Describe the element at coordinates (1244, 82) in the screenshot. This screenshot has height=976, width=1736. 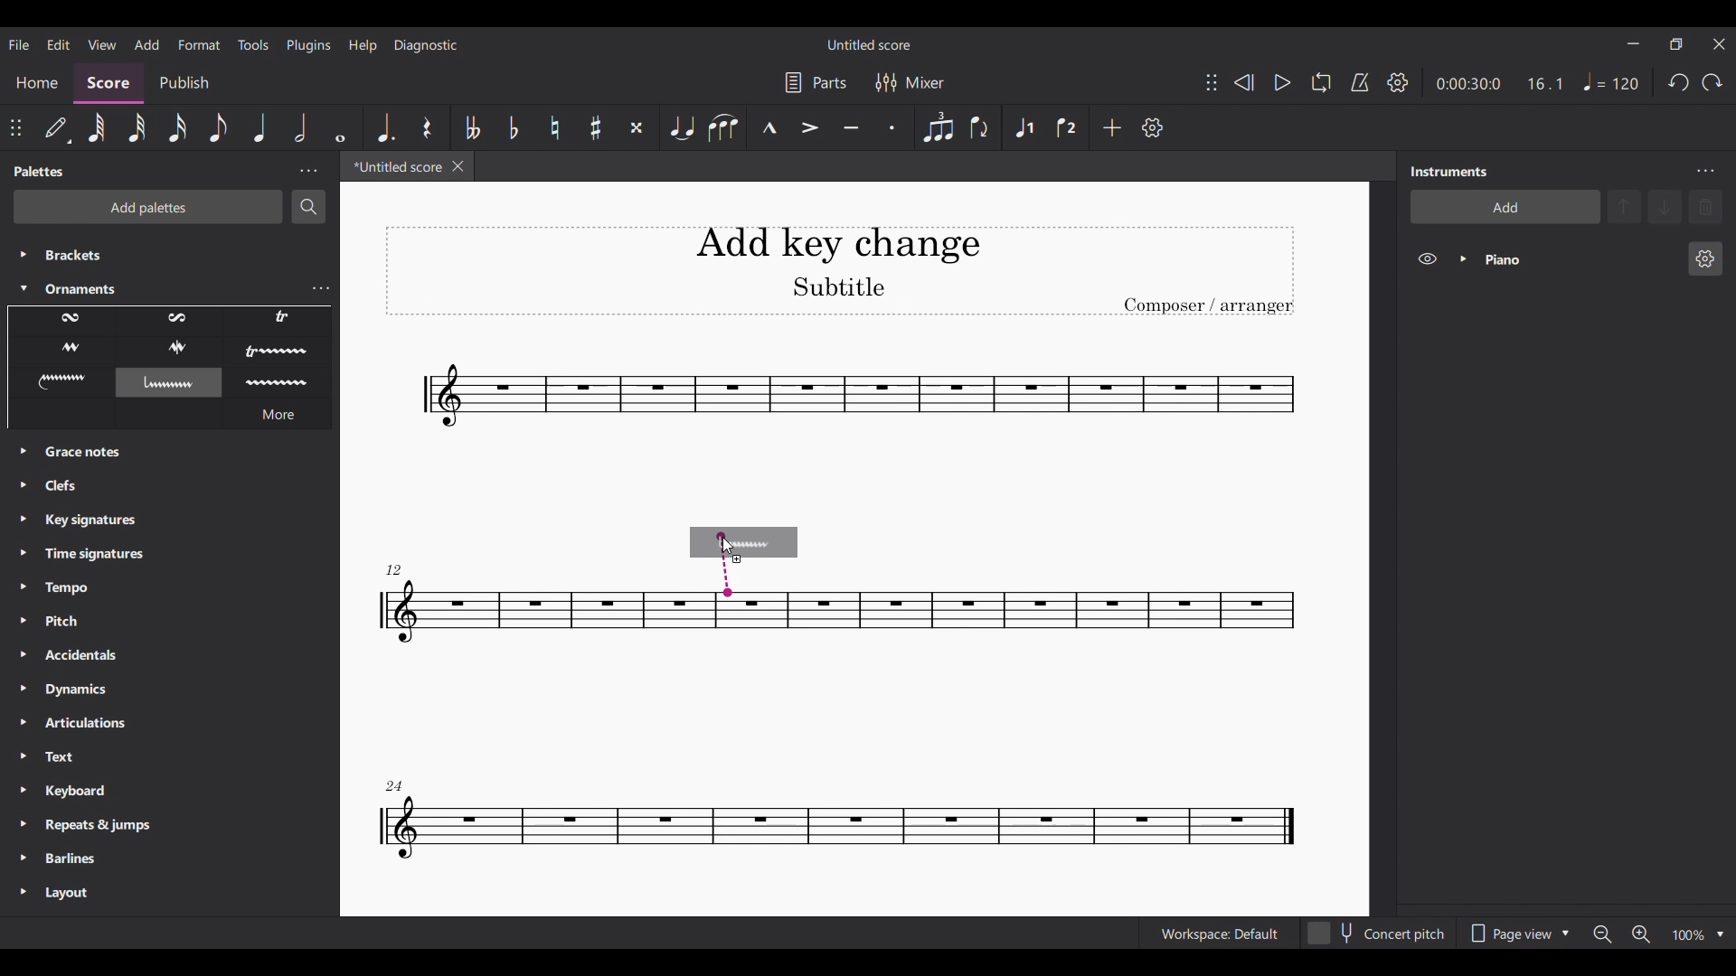
I see `Rewind` at that location.